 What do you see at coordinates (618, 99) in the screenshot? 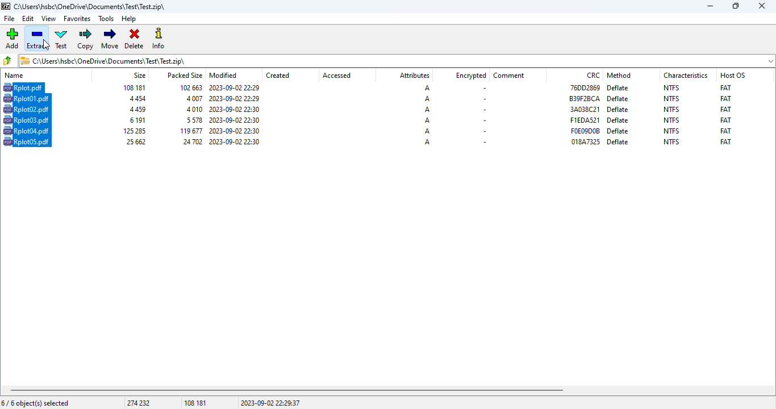
I see `deflate` at bounding box center [618, 99].